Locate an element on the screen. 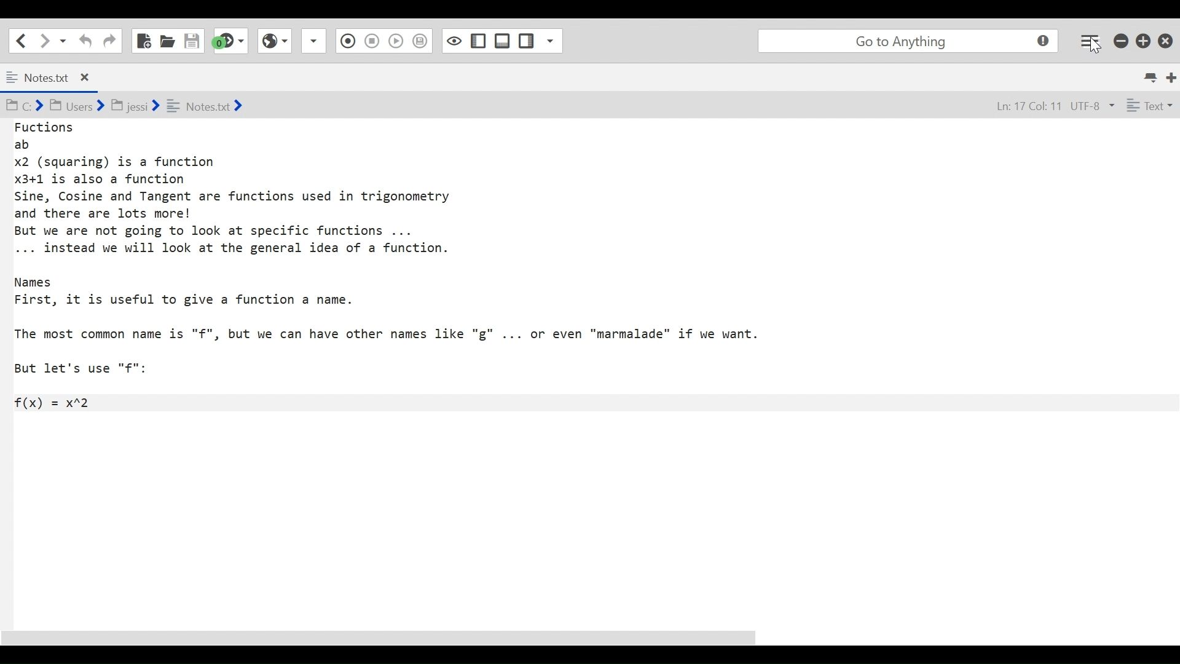 This screenshot has height=664, width=1180. Jump to next syntax checking result is located at coordinates (230, 41).